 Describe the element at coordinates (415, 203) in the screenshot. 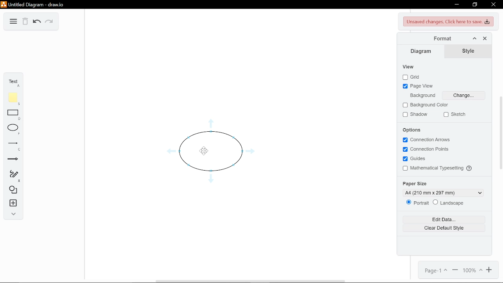

I see `Potrait` at that location.